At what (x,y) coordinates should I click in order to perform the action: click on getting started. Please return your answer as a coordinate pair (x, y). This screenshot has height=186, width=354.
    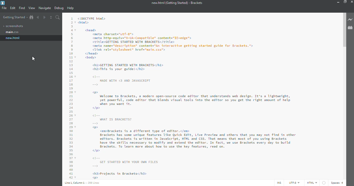
    Looking at the image, I should click on (15, 18).